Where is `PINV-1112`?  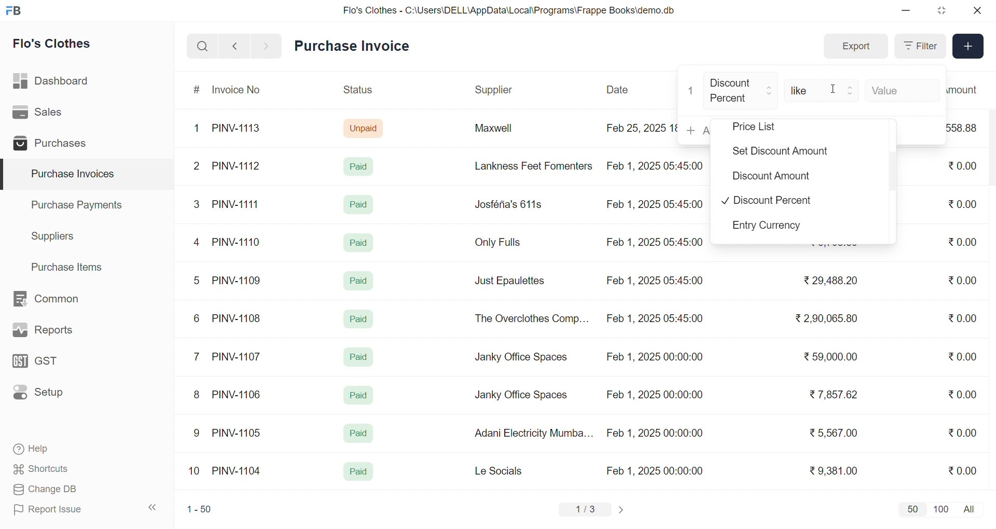 PINV-1112 is located at coordinates (236, 166).